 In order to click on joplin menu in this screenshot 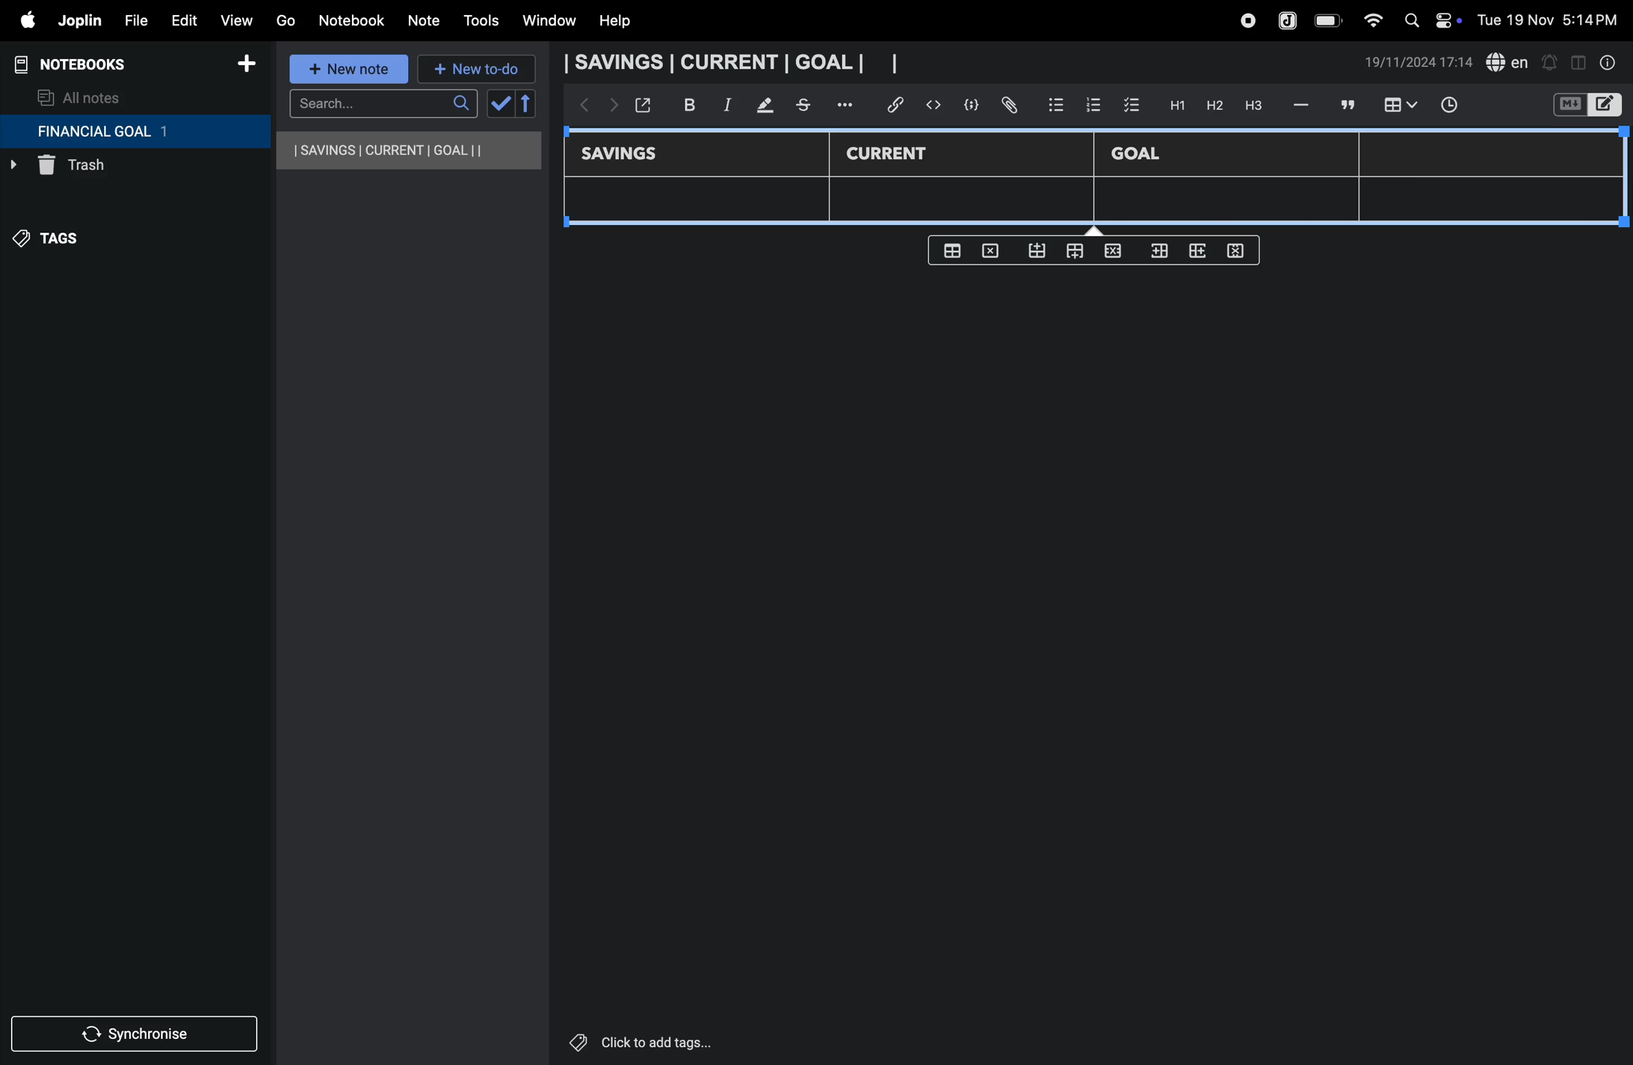, I will do `click(77, 21)`.